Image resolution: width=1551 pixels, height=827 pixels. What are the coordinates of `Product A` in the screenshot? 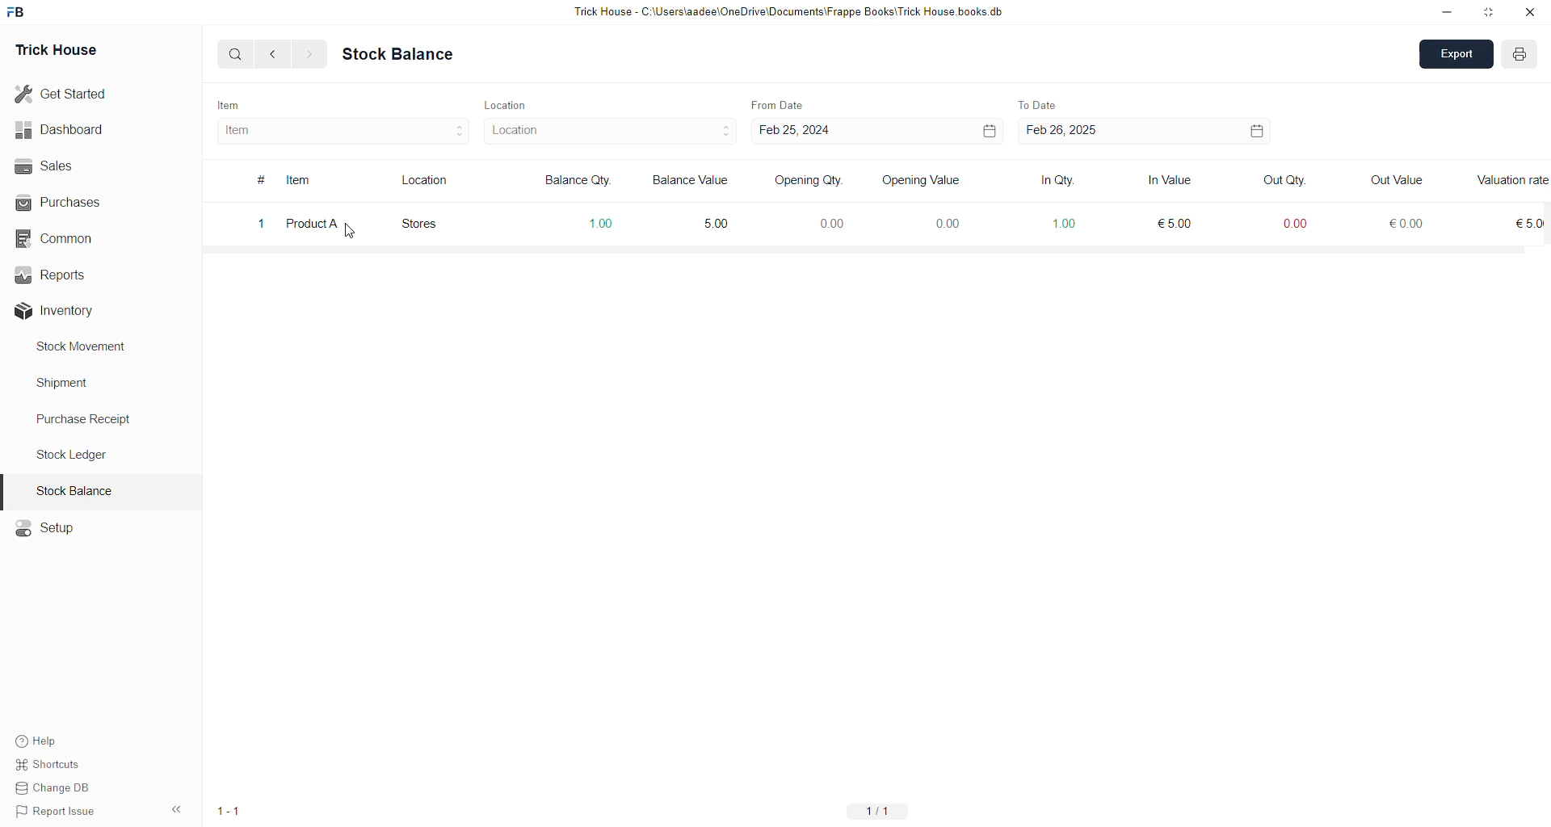 It's located at (317, 222).